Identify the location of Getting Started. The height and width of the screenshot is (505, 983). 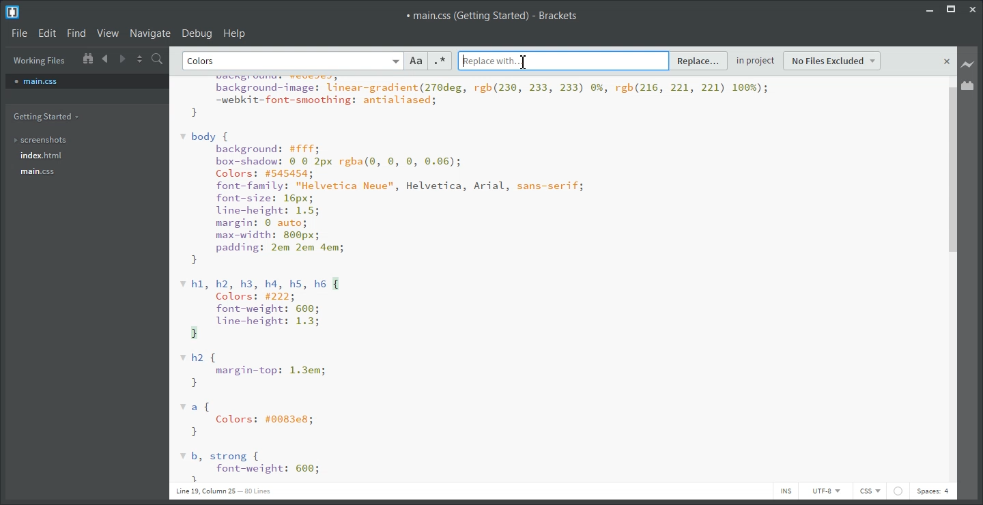
(49, 117).